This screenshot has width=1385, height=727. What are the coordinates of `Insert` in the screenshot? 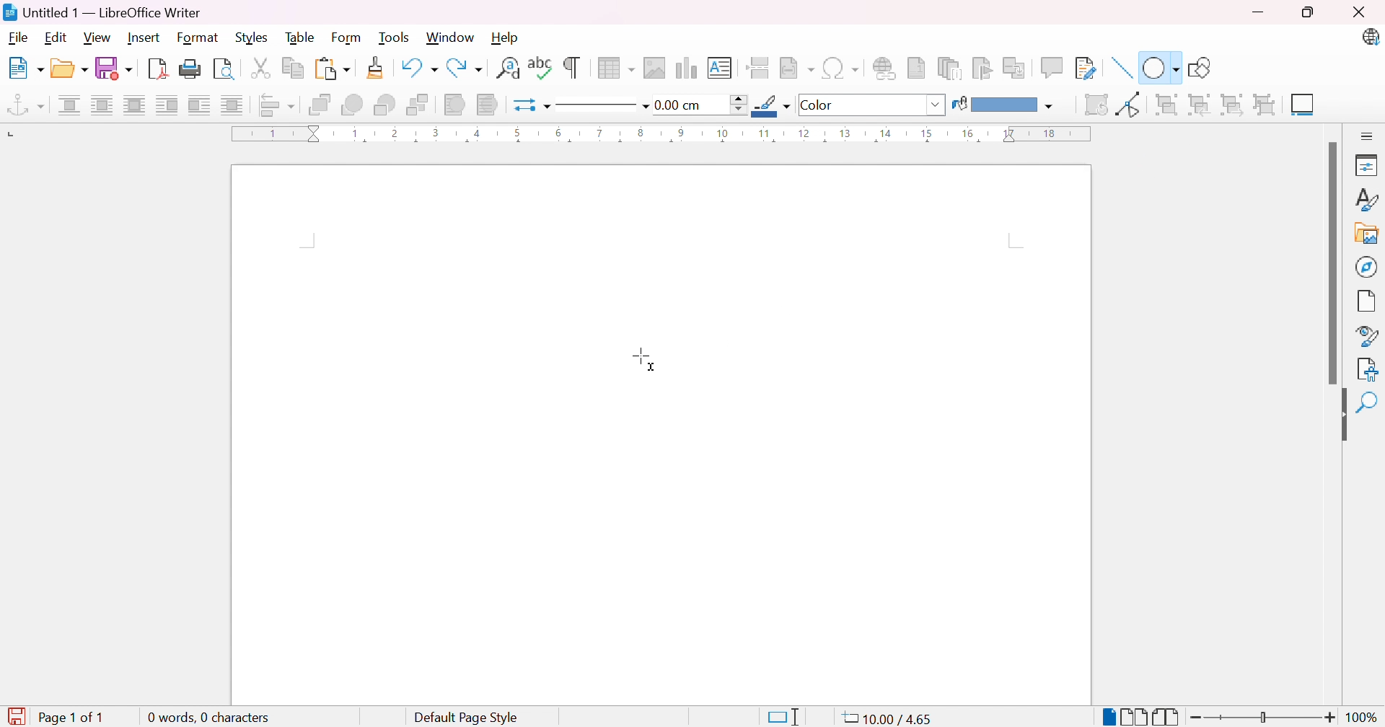 It's located at (146, 38).